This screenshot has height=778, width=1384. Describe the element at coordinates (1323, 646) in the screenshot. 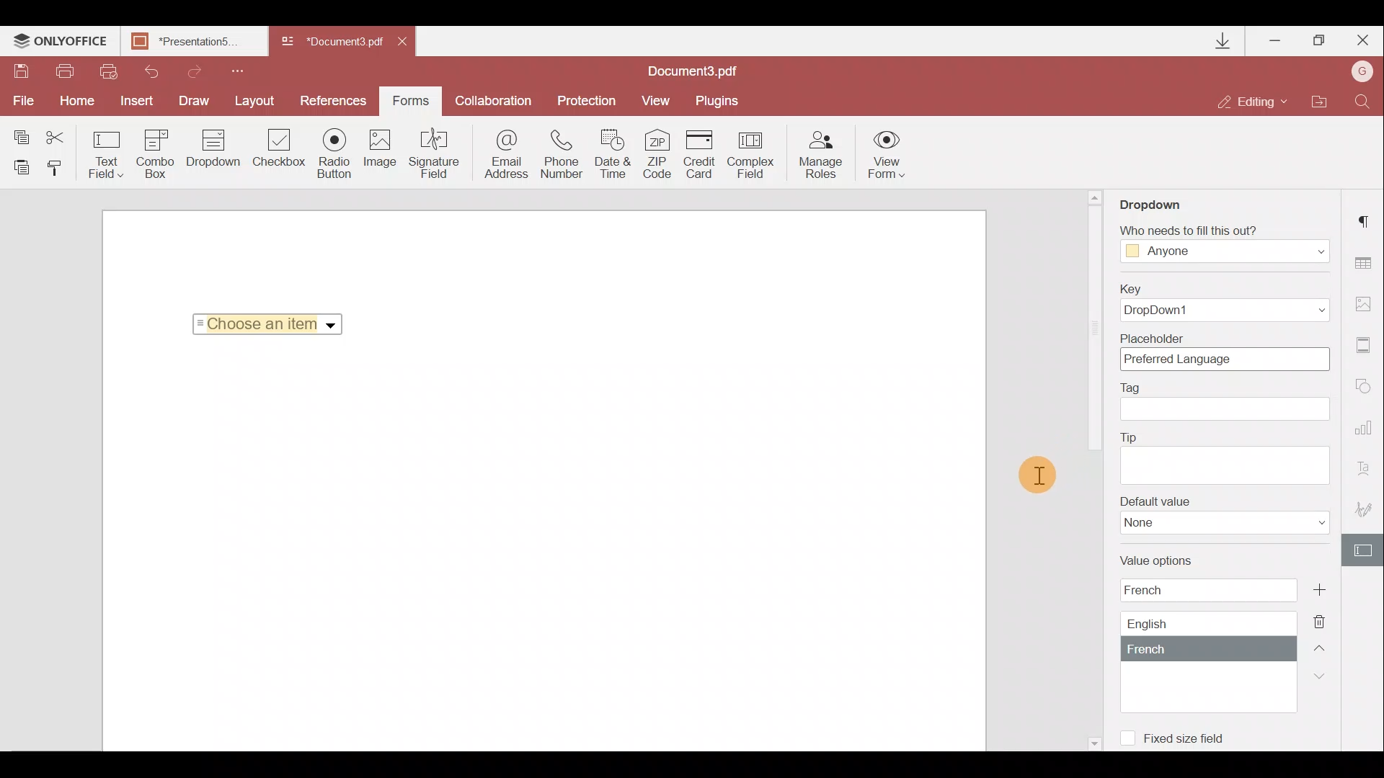

I see `Up` at that location.